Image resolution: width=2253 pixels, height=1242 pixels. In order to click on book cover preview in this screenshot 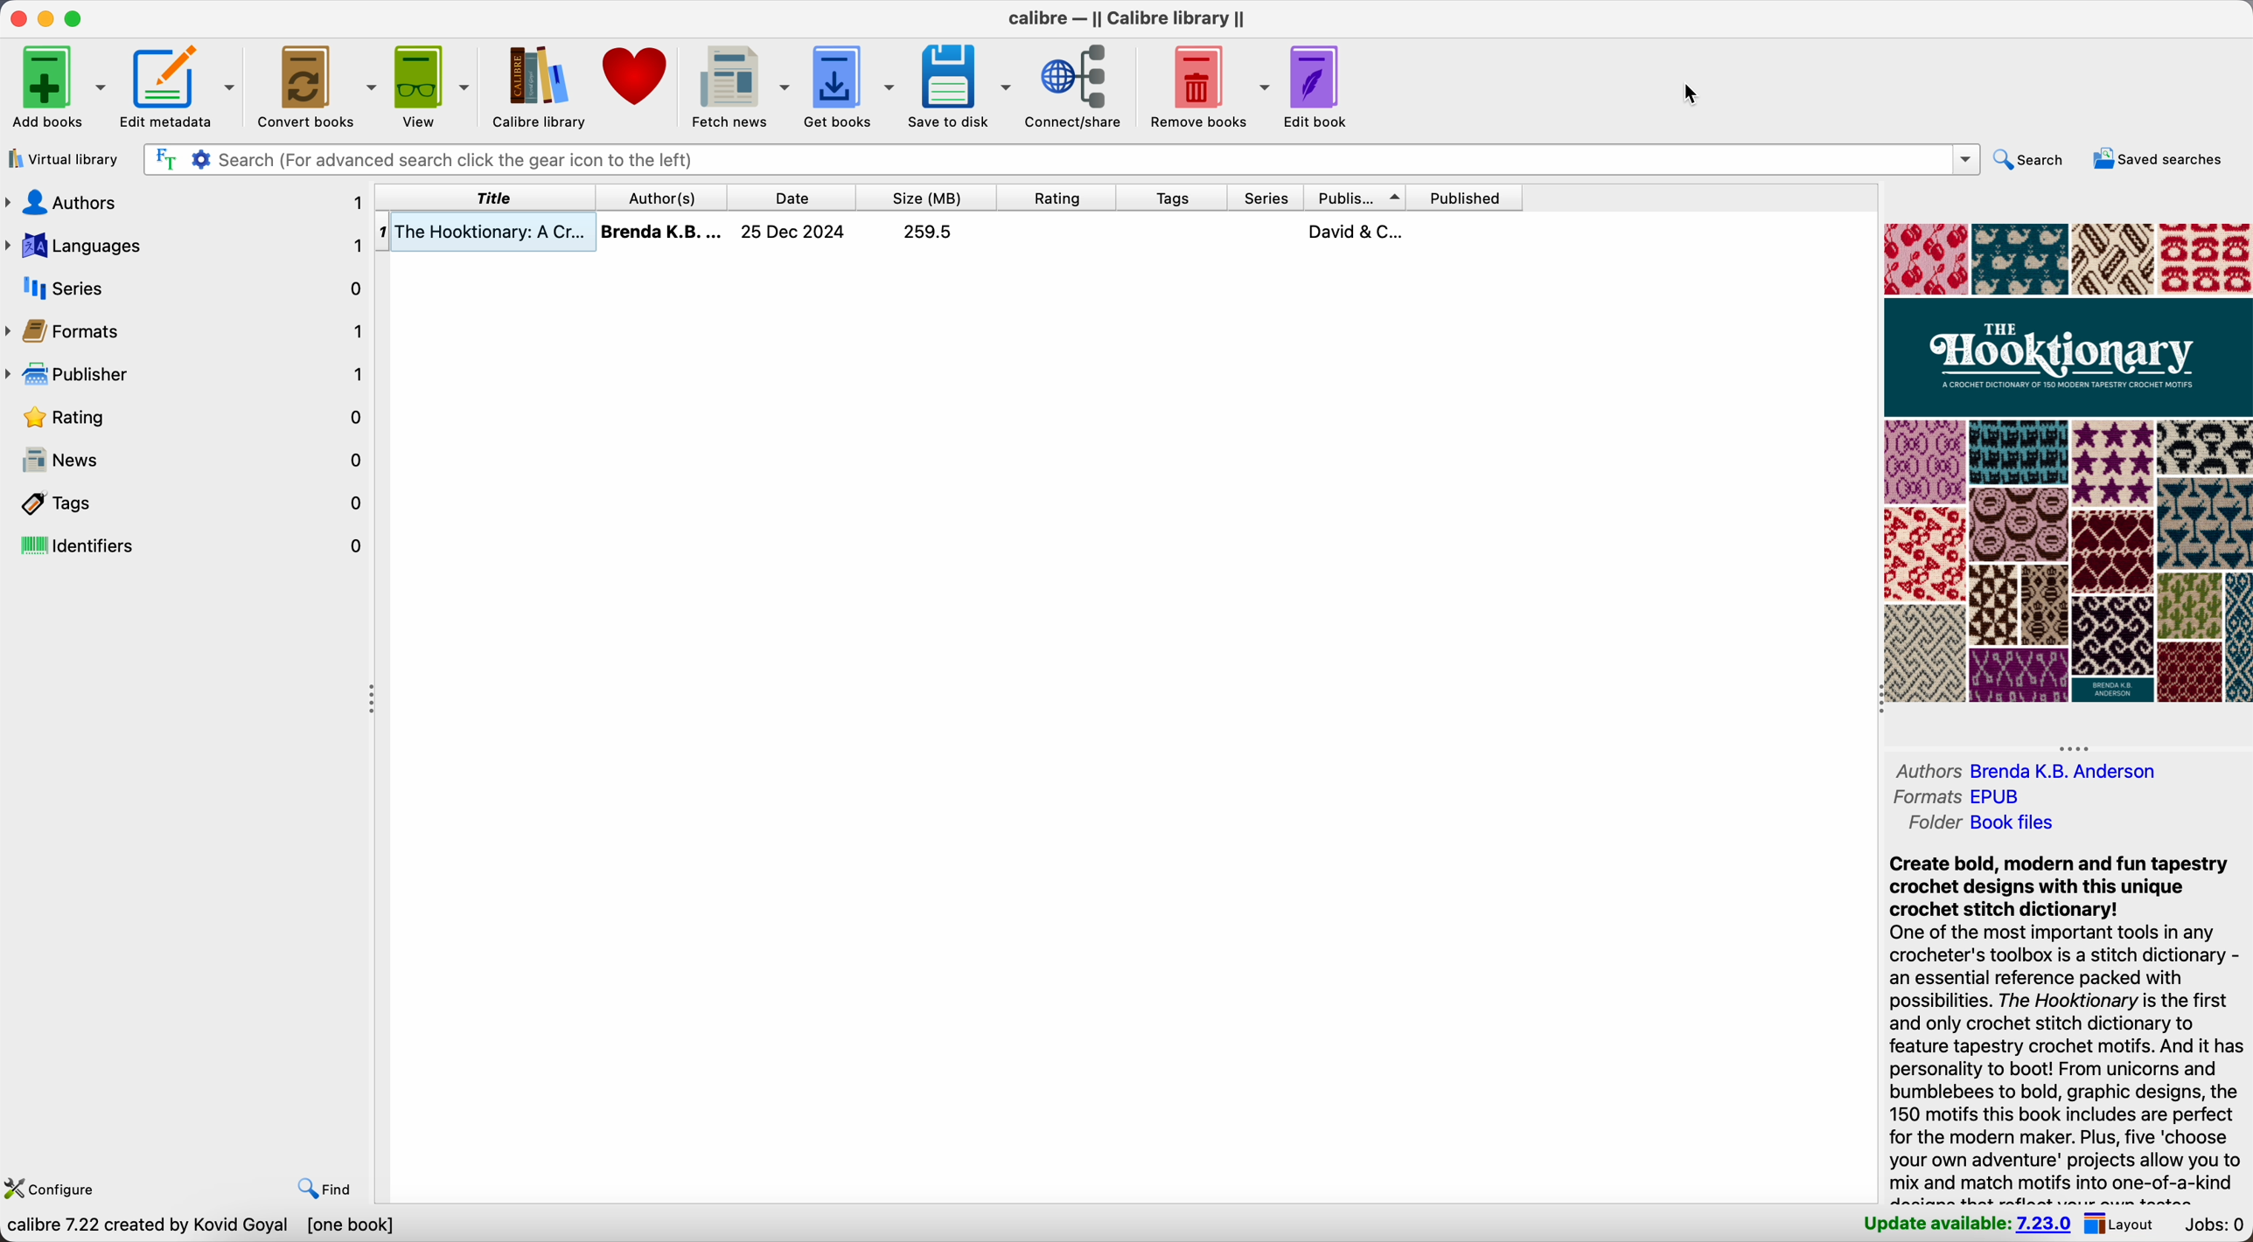, I will do `click(2068, 464)`.